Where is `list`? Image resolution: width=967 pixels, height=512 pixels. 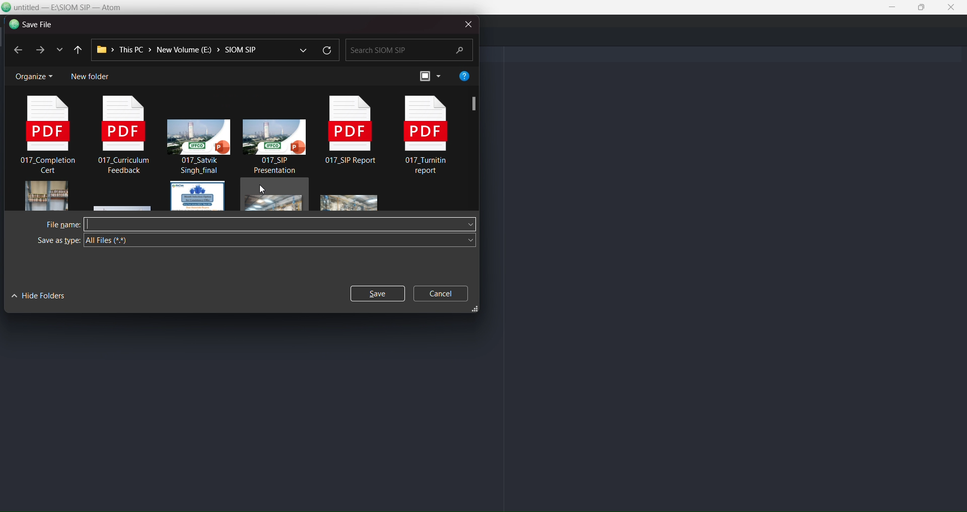 list is located at coordinates (59, 50).